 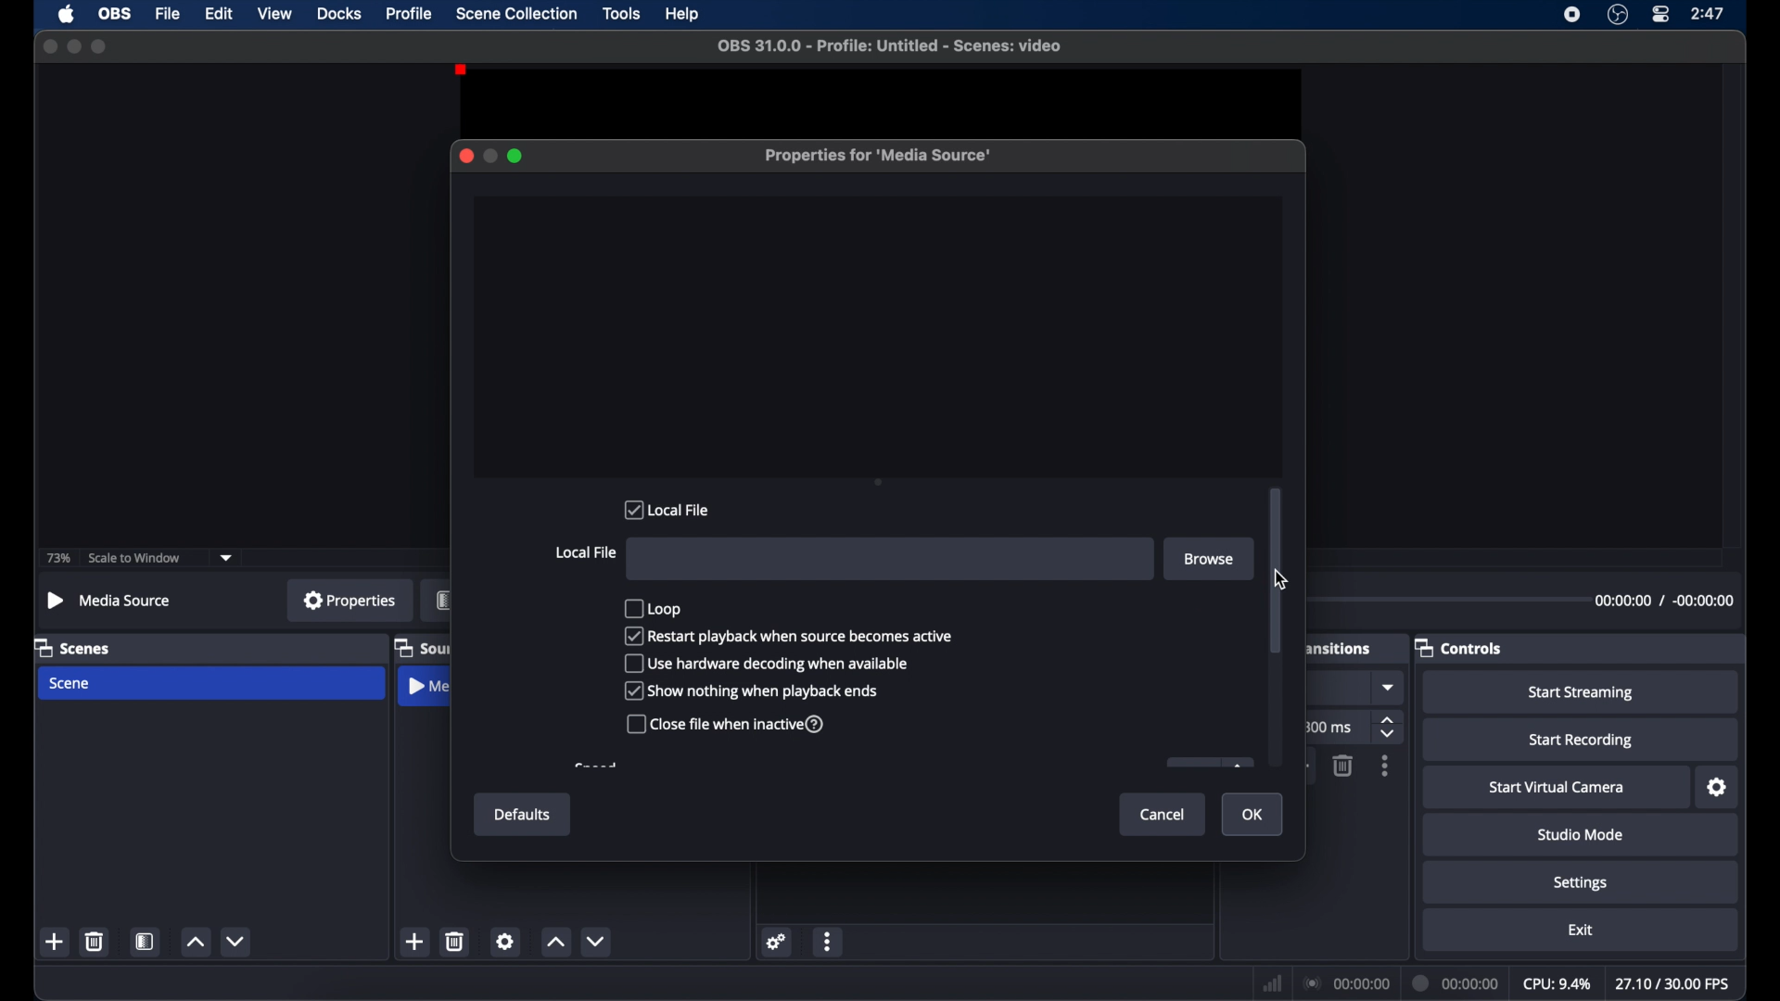 I want to click on maximize, so click(x=517, y=156).